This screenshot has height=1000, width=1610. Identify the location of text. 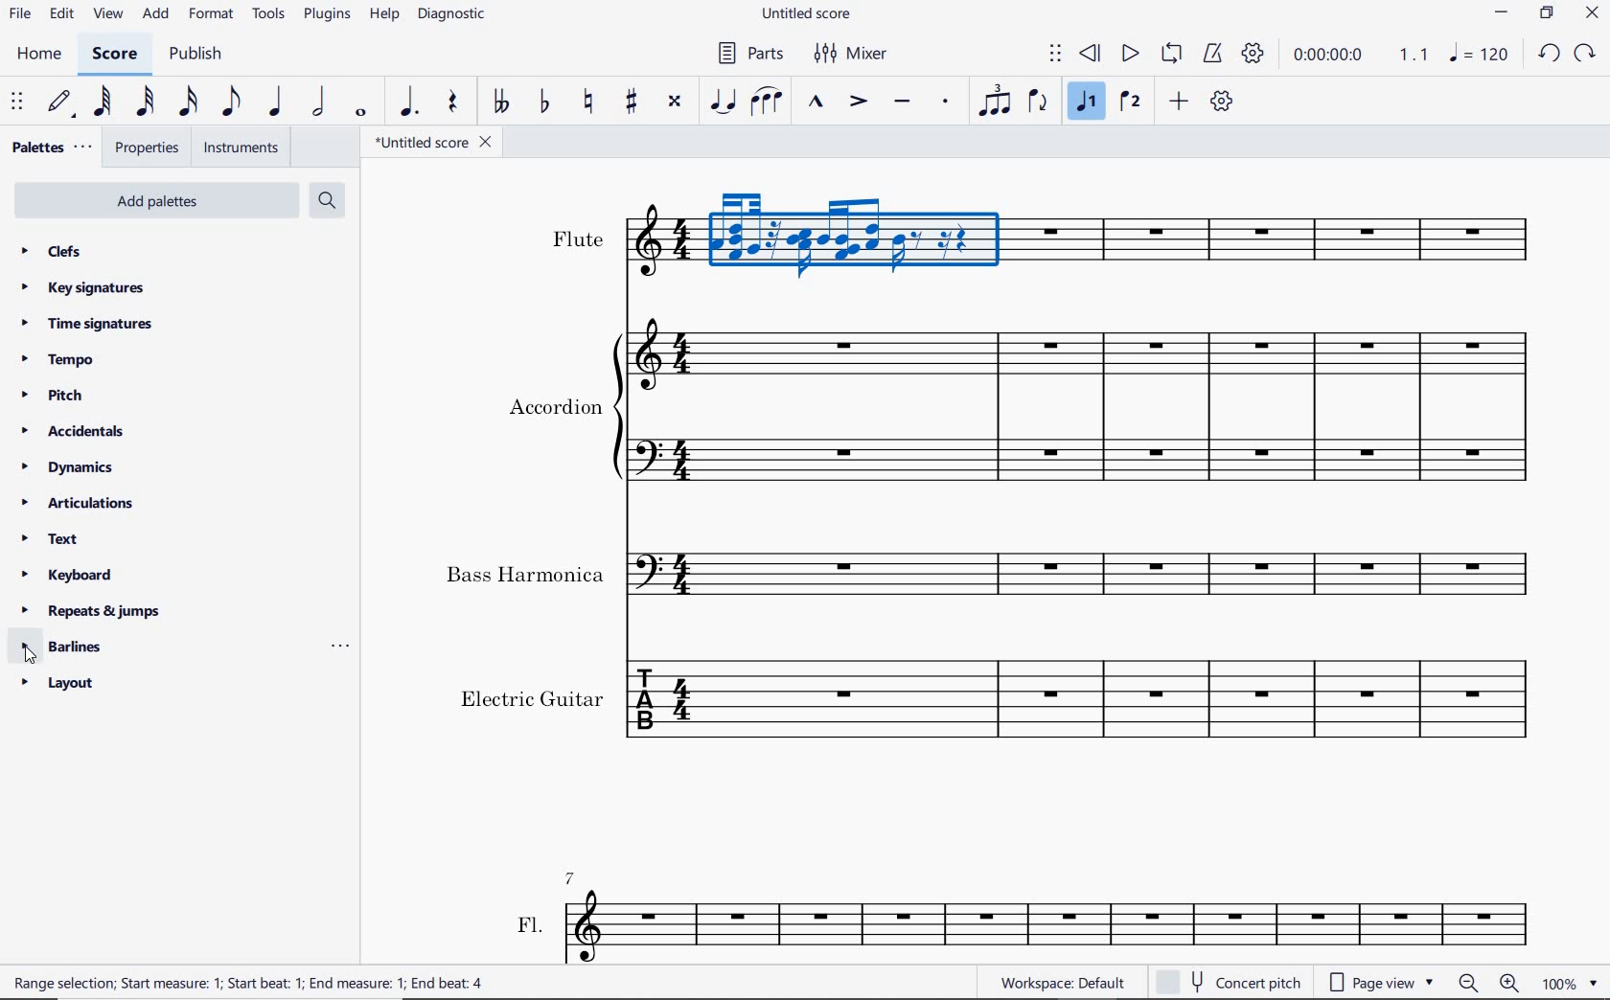
(50, 538).